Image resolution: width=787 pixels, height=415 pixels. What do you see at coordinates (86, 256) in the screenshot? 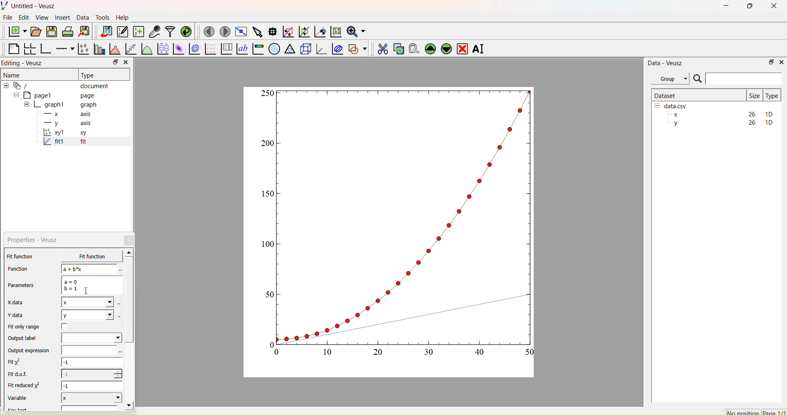
I see `x` at bounding box center [86, 256].